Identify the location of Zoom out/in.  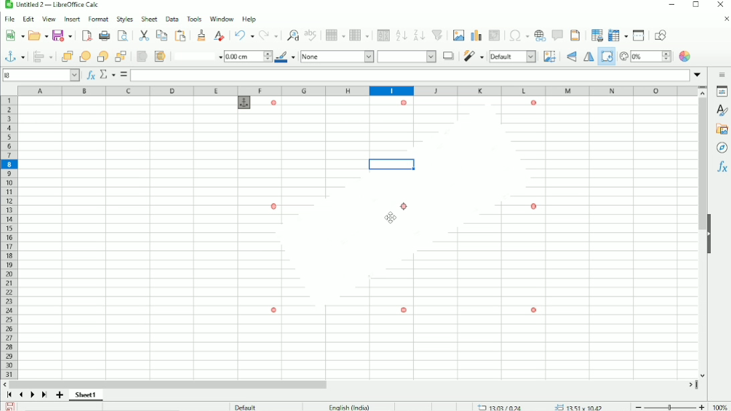
(668, 405).